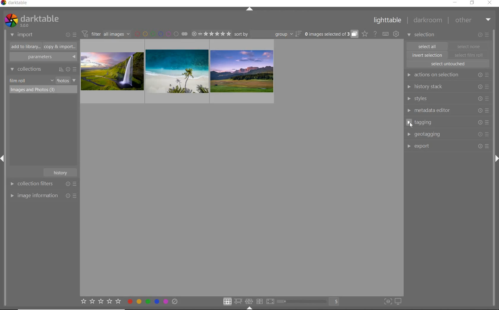  What do you see at coordinates (365, 34) in the screenshot?
I see `click to change the type of overlay shown on thumbnails` at bounding box center [365, 34].